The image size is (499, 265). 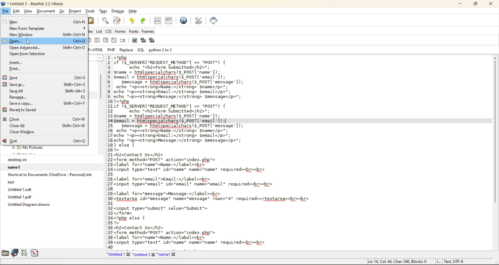 I want to click on revert to saved, so click(x=21, y=110).